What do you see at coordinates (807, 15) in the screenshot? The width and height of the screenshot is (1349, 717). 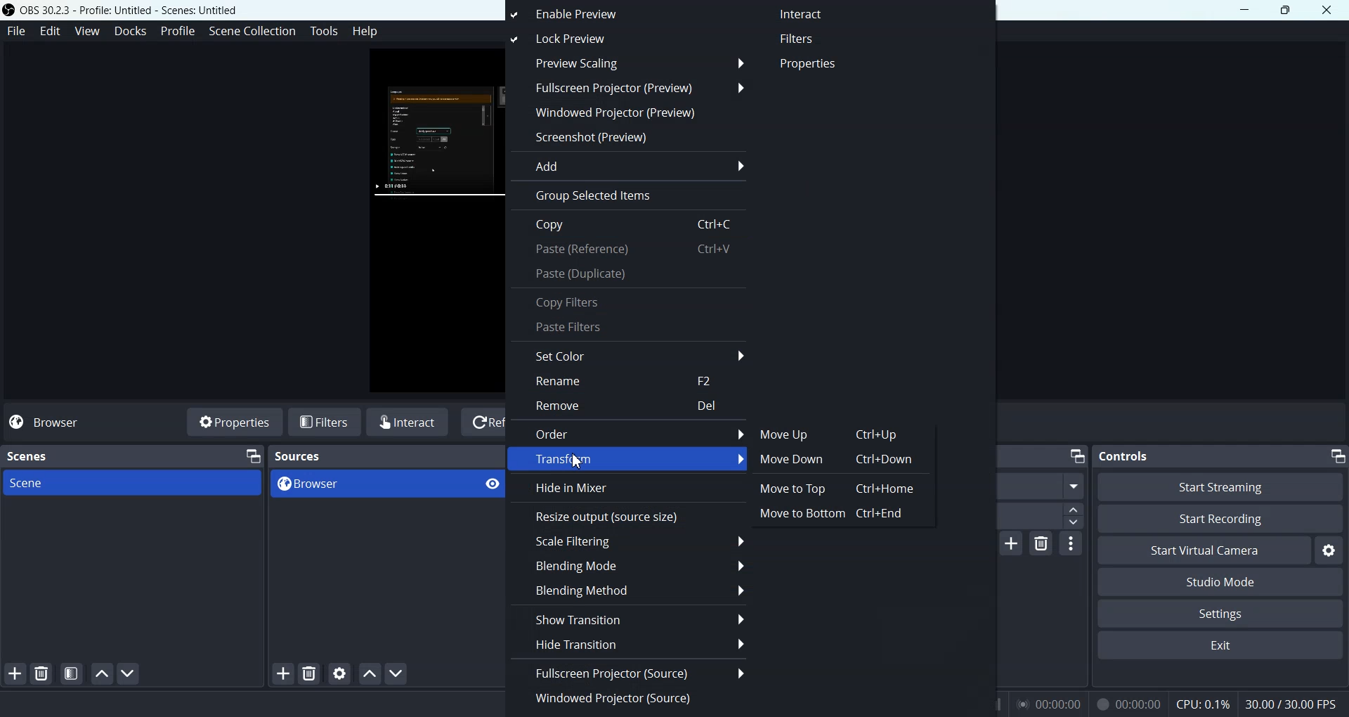 I see `Interact` at bounding box center [807, 15].